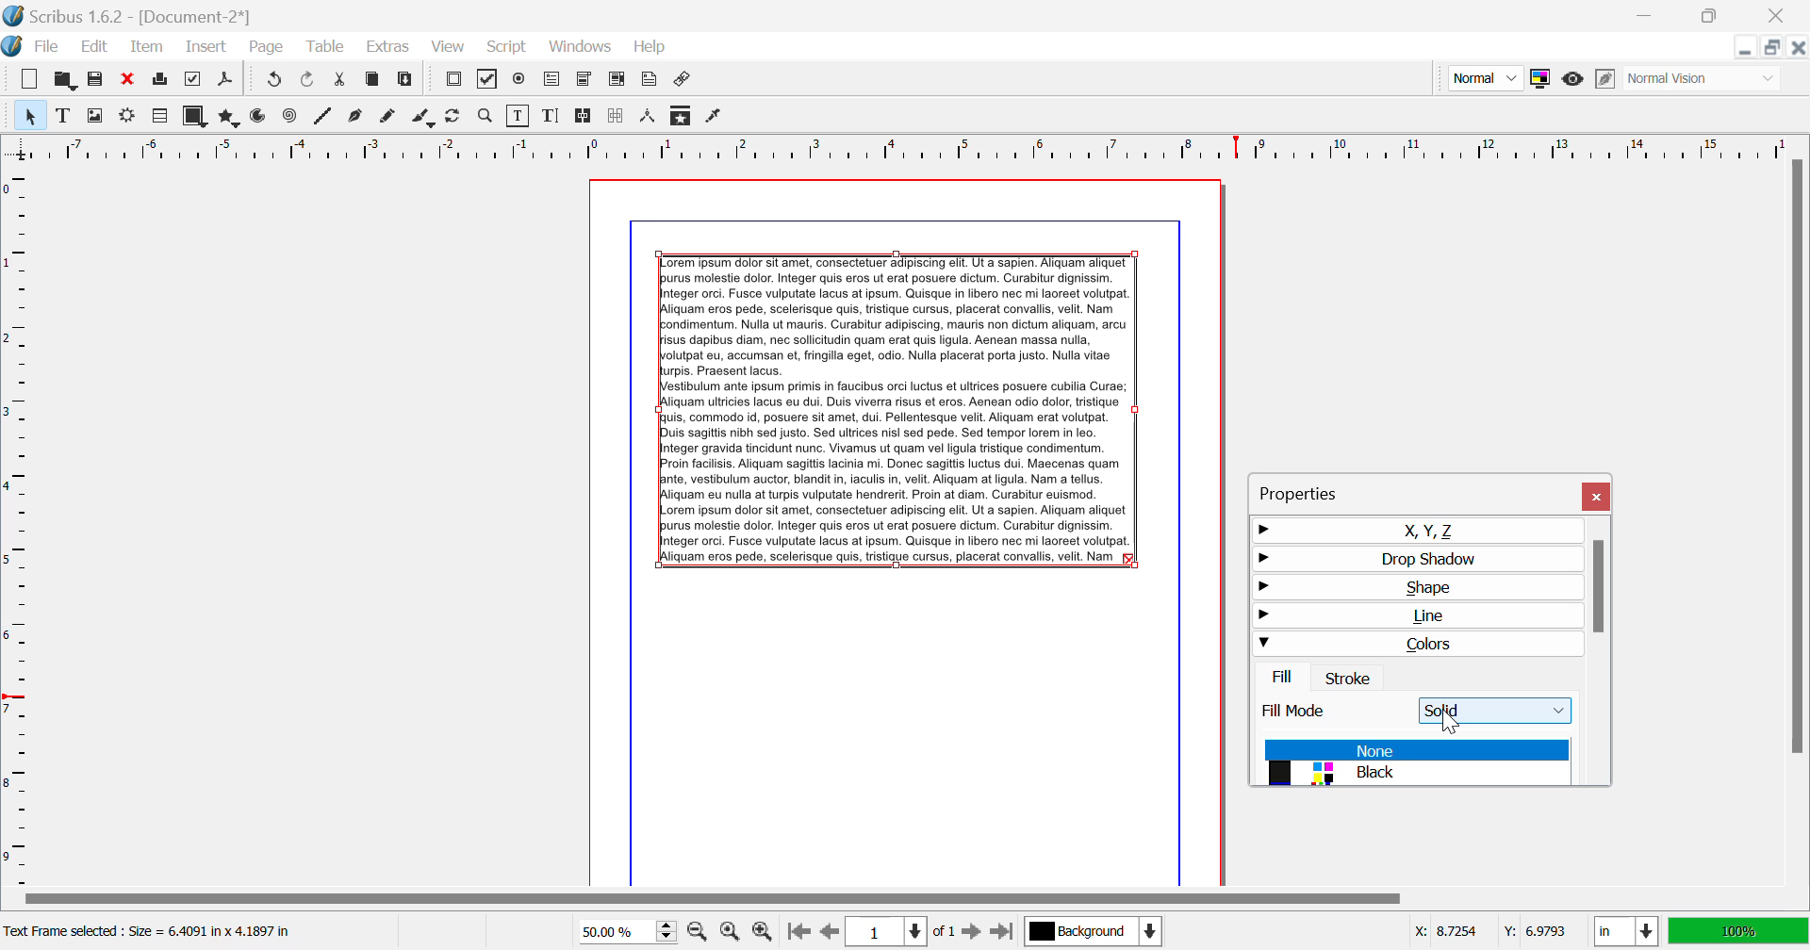 This screenshot has width=1810, height=950. What do you see at coordinates (699, 930) in the screenshot?
I see `Zoom Out` at bounding box center [699, 930].